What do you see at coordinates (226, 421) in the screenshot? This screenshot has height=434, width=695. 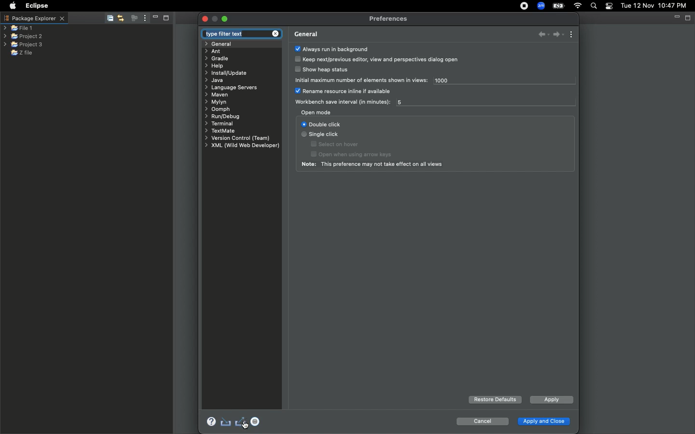 I see `Import` at bounding box center [226, 421].